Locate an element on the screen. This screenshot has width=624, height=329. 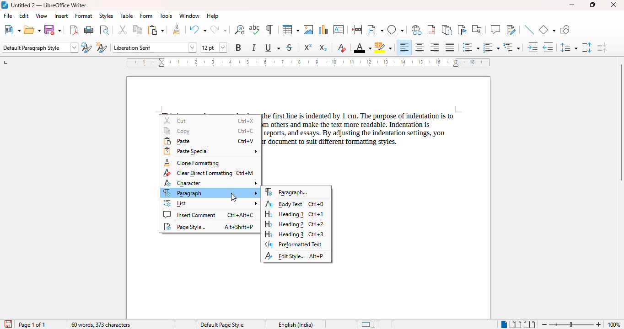
zoom factor is located at coordinates (614, 324).